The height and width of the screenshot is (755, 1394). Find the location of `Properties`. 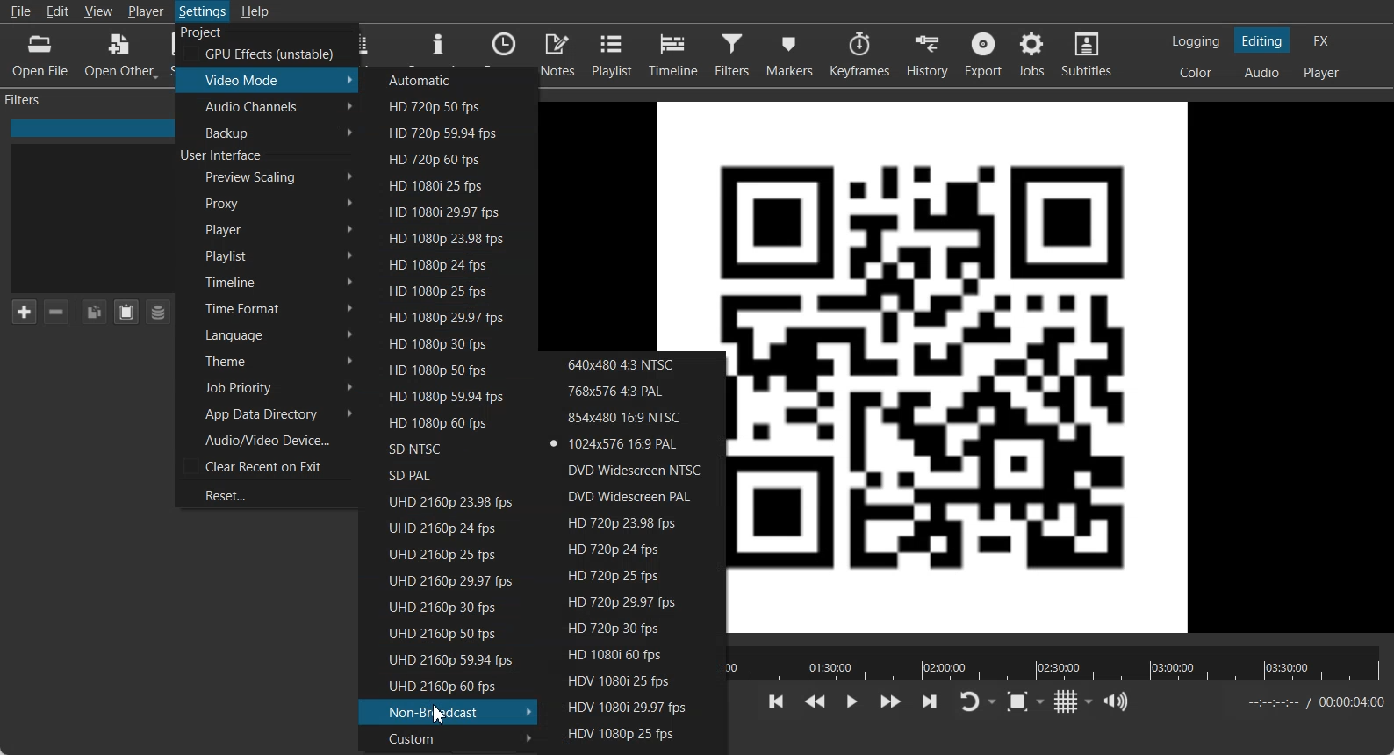

Properties is located at coordinates (438, 45).